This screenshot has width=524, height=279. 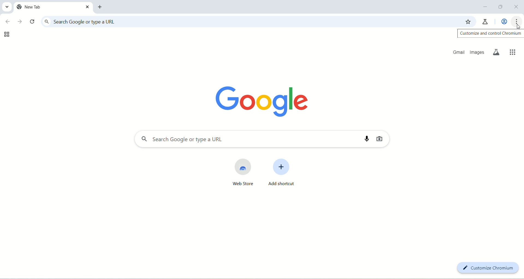 I want to click on new tab, so click(x=101, y=7).